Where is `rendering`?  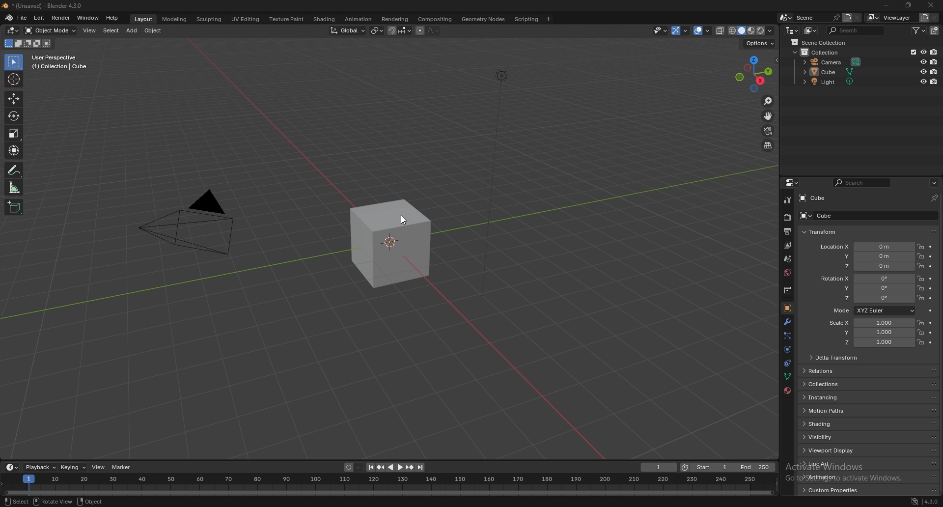 rendering is located at coordinates (396, 20).